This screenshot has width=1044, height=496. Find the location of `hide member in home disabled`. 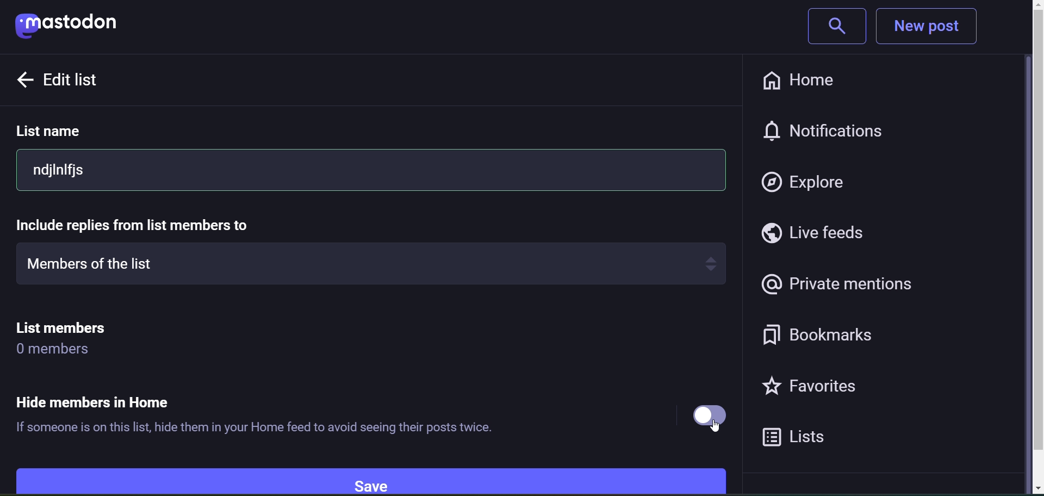

hide member in home disabled is located at coordinates (705, 413).